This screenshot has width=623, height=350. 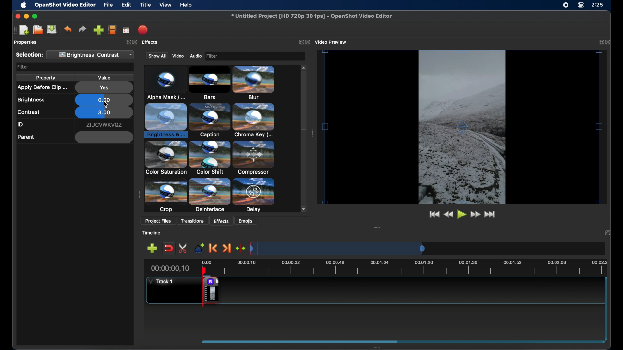 What do you see at coordinates (152, 43) in the screenshot?
I see `effects` at bounding box center [152, 43].